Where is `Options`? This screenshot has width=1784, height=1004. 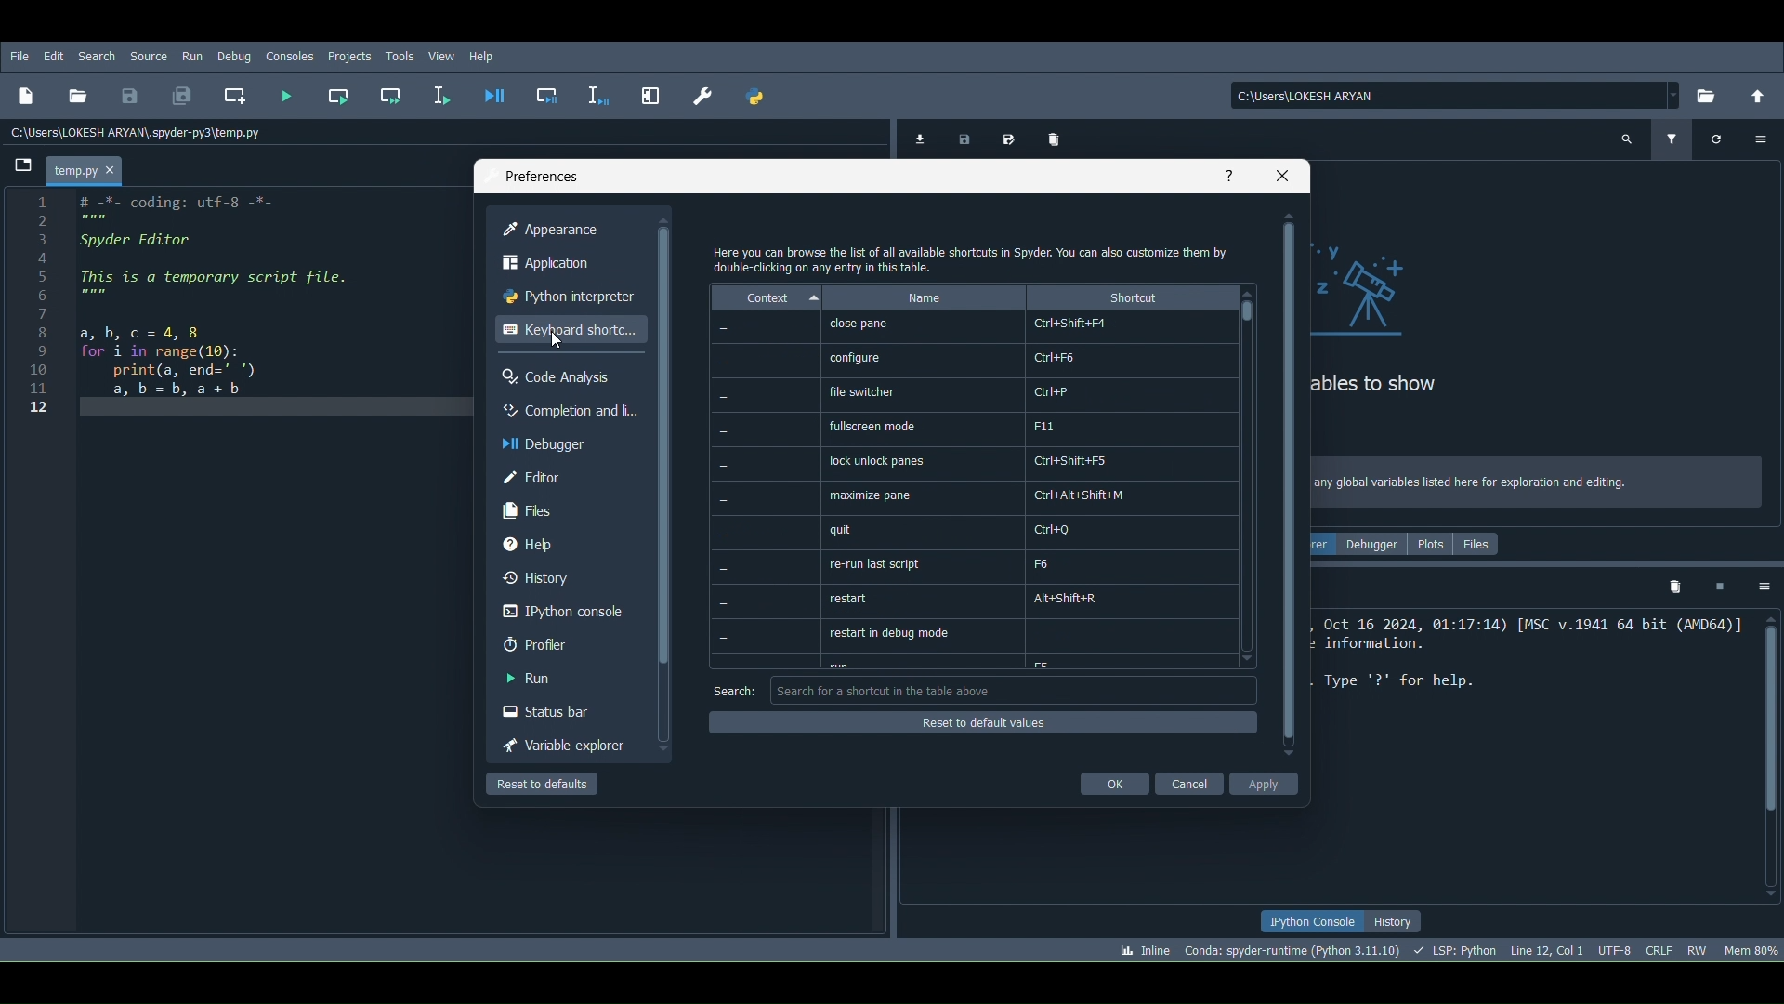 Options is located at coordinates (1763, 588).